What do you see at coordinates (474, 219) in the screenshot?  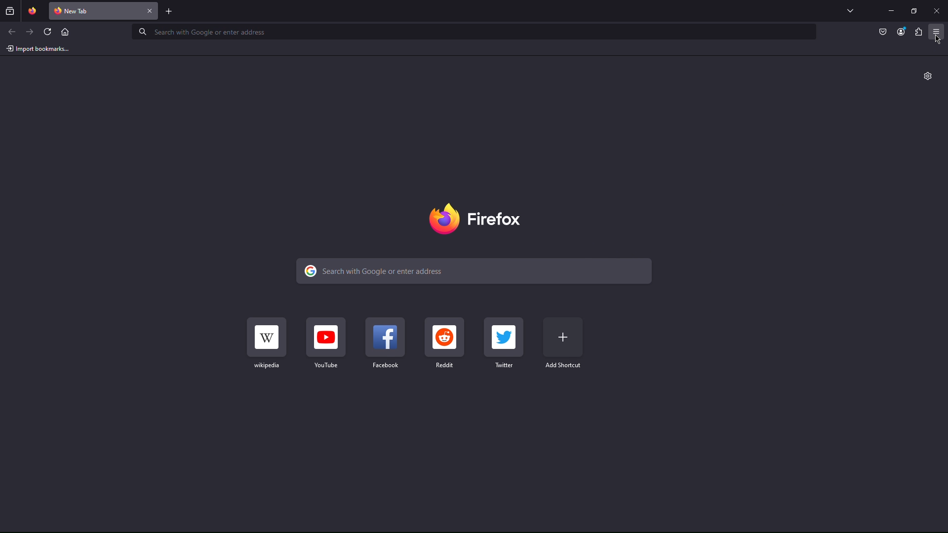 I see `Firefox name and logo` at bounding box center [474, 219].